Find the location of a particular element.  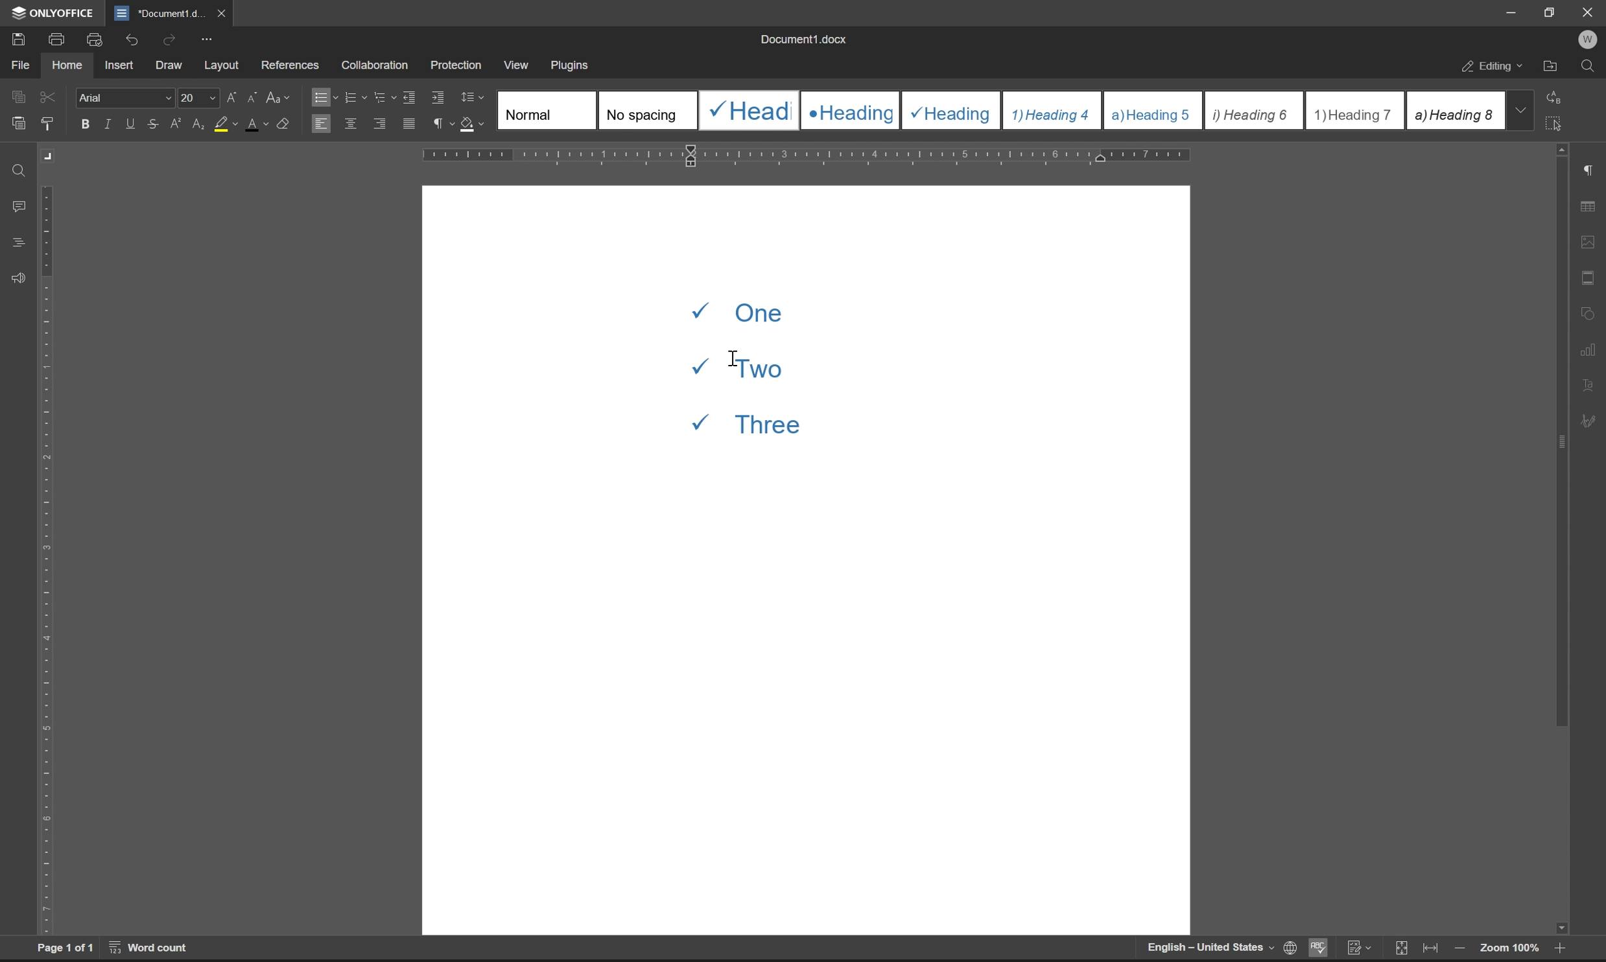

restore down is located at coordinates (1553, 12).